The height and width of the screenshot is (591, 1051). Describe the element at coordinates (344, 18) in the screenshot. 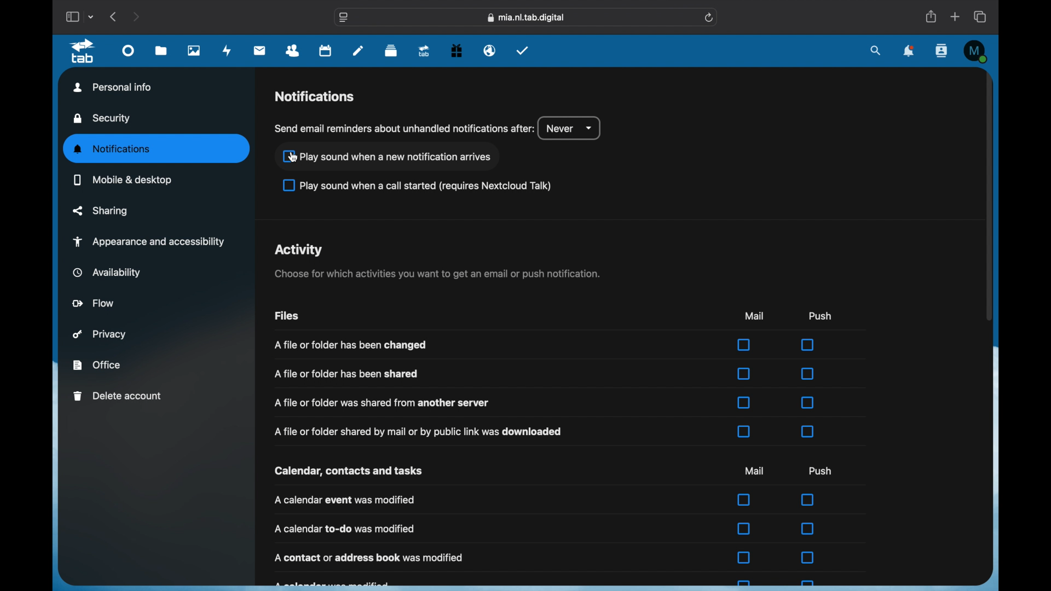

I see `website settings` at that location.